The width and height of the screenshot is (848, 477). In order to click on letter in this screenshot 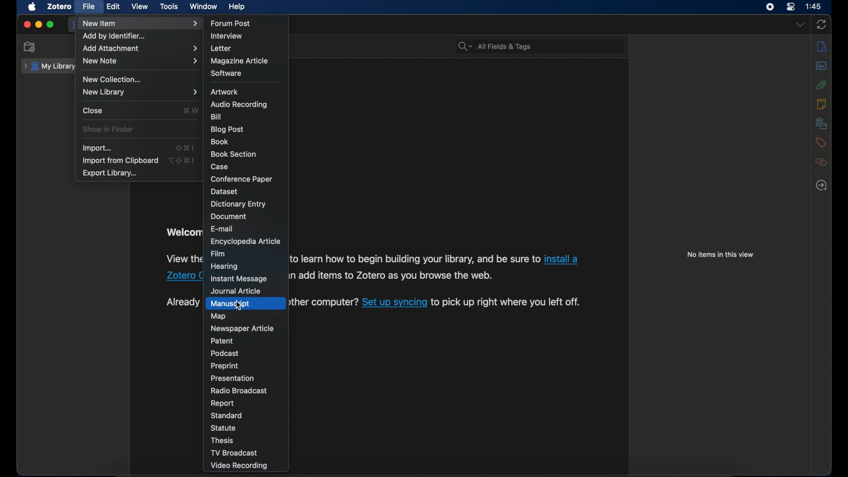, I will do `click(221, 49)`.